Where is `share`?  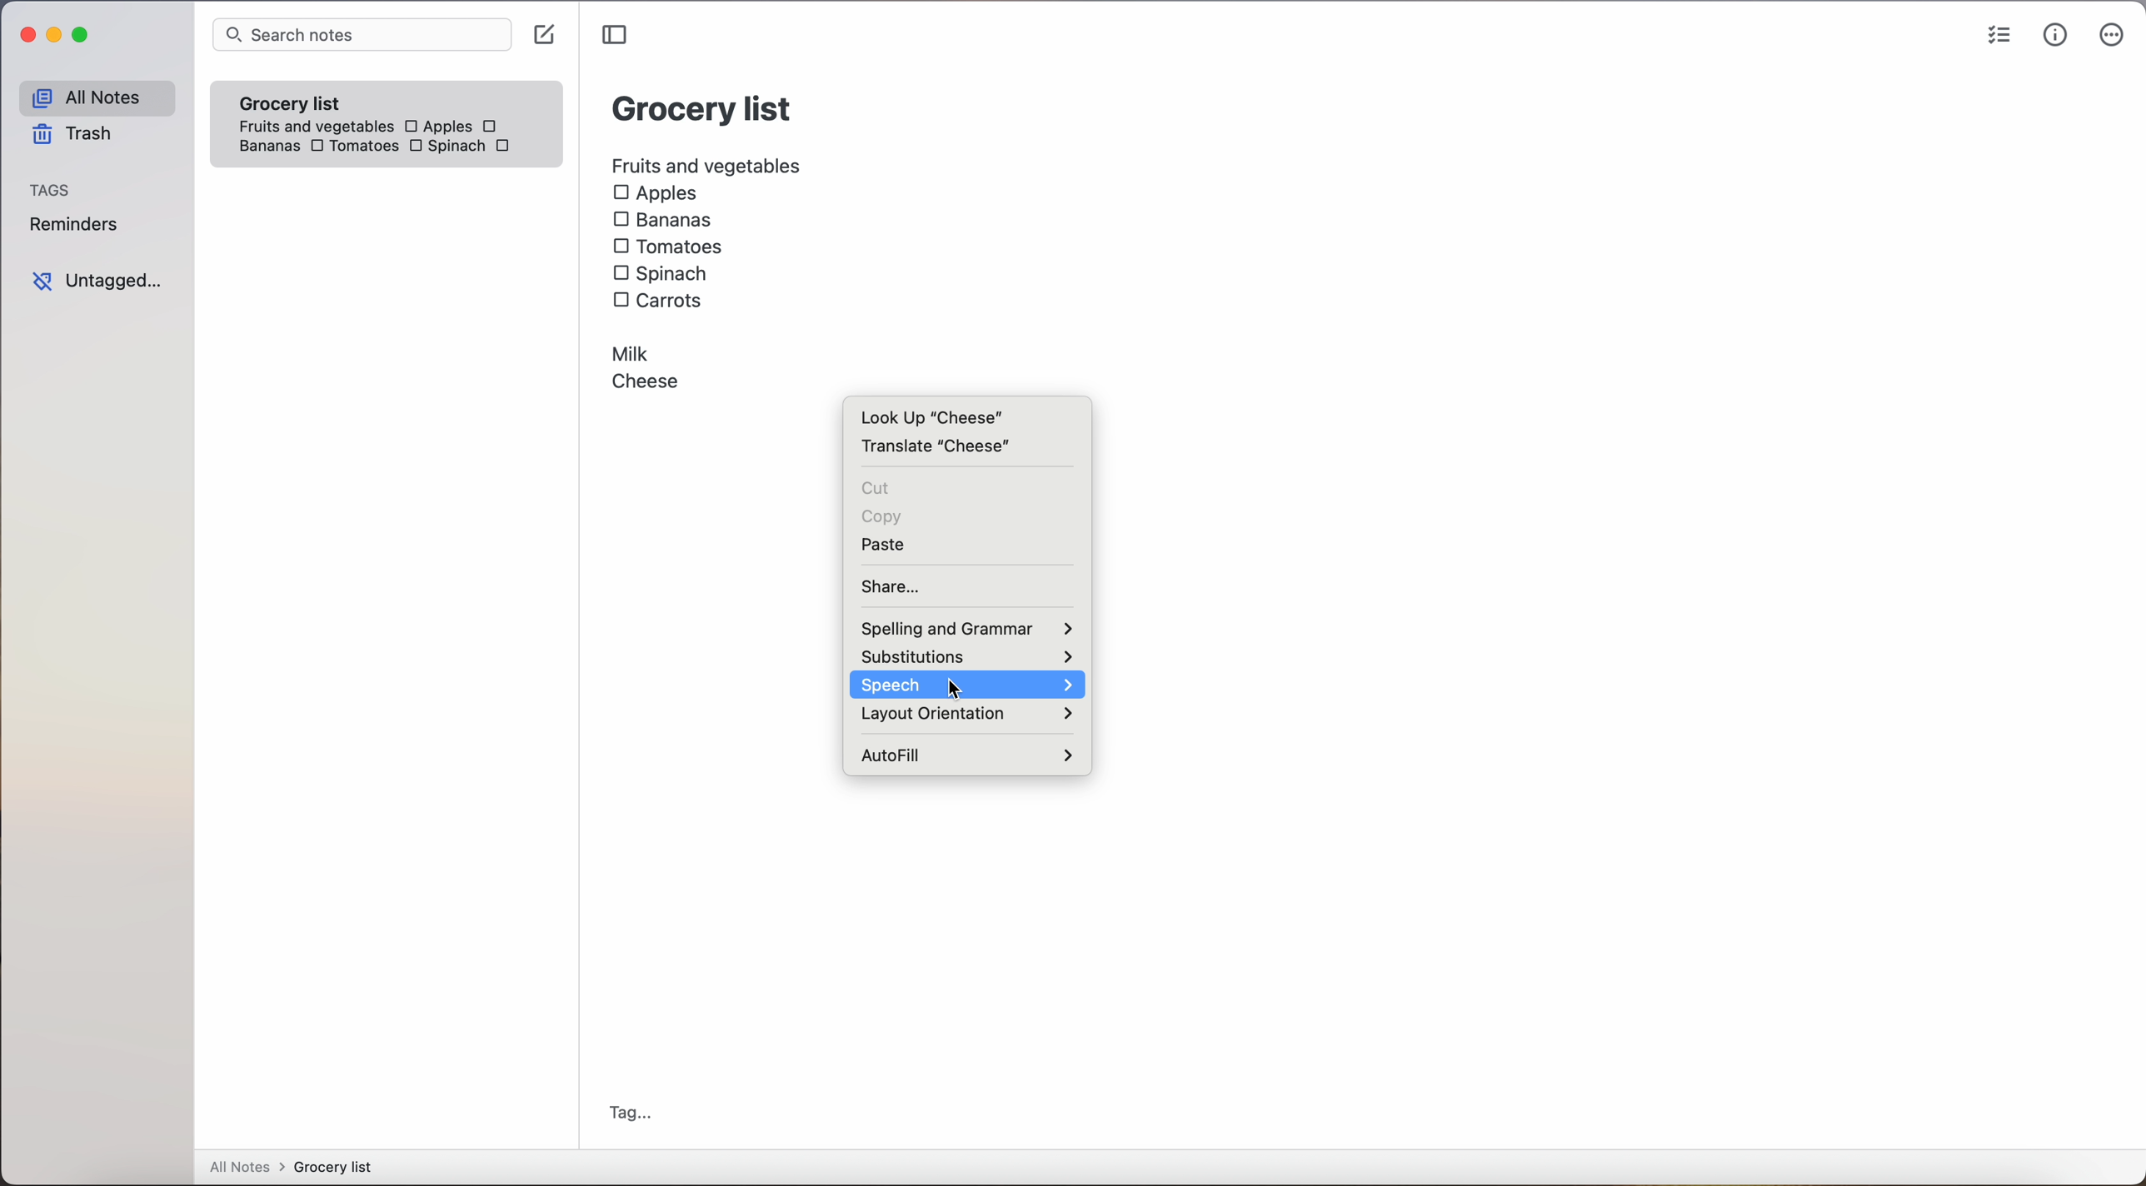 share is located at coordinates (891, 586).